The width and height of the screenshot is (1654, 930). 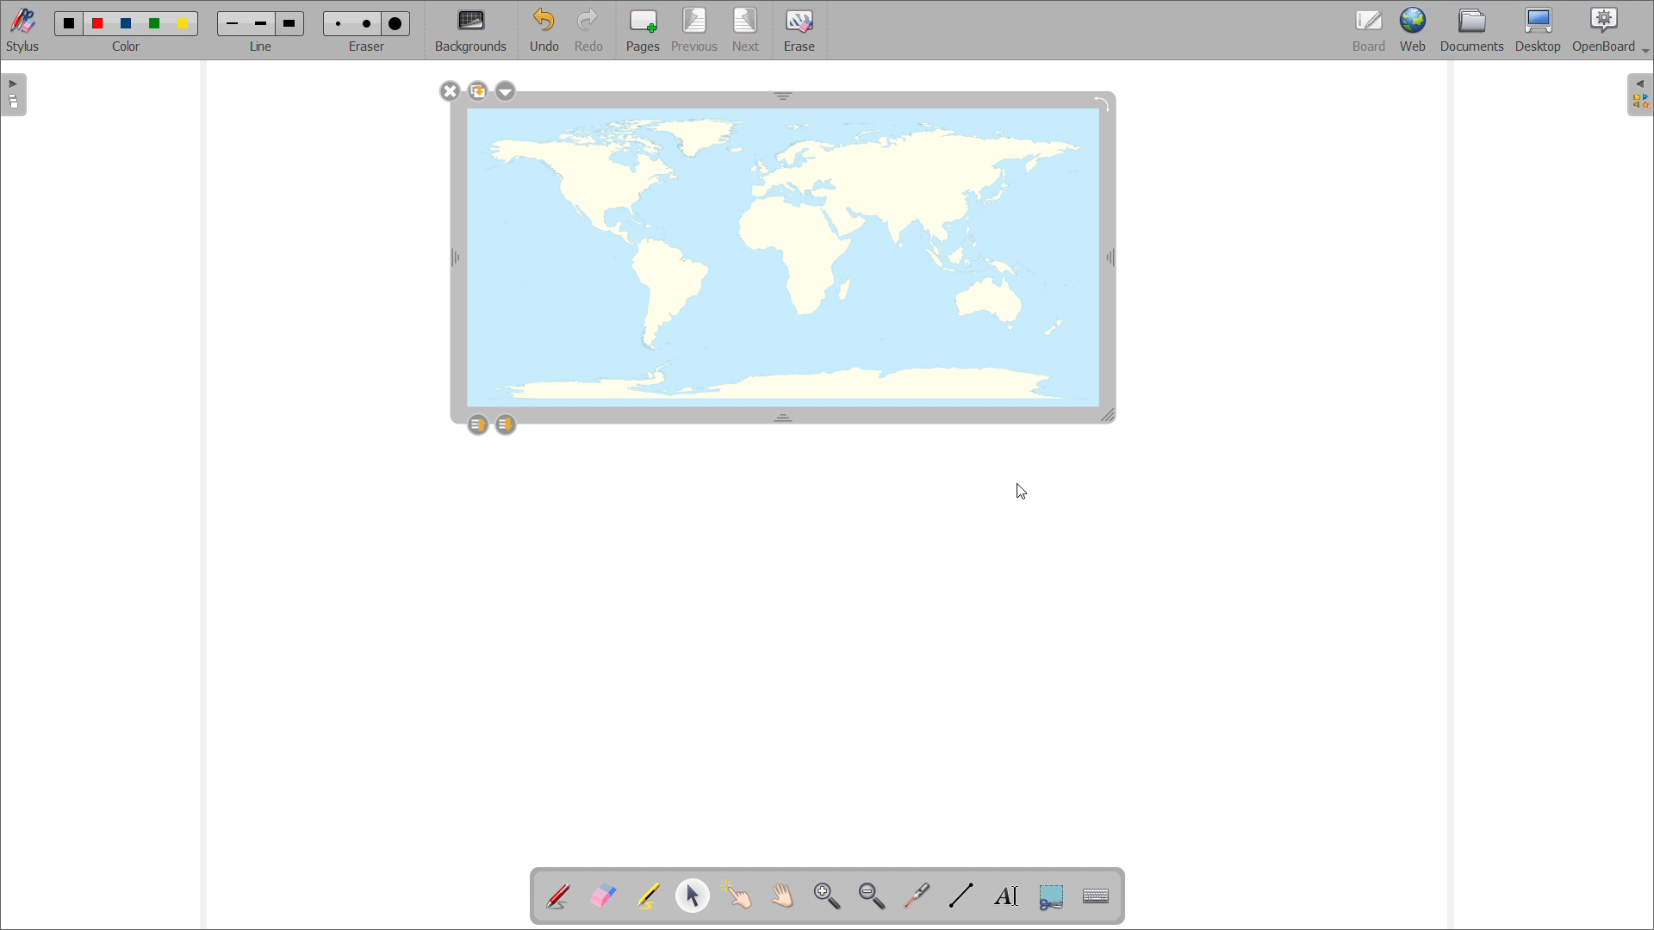 What do you see at coordinates (784, 416) in the screenshot?
I see `resize` at bounding box center [784, 416].